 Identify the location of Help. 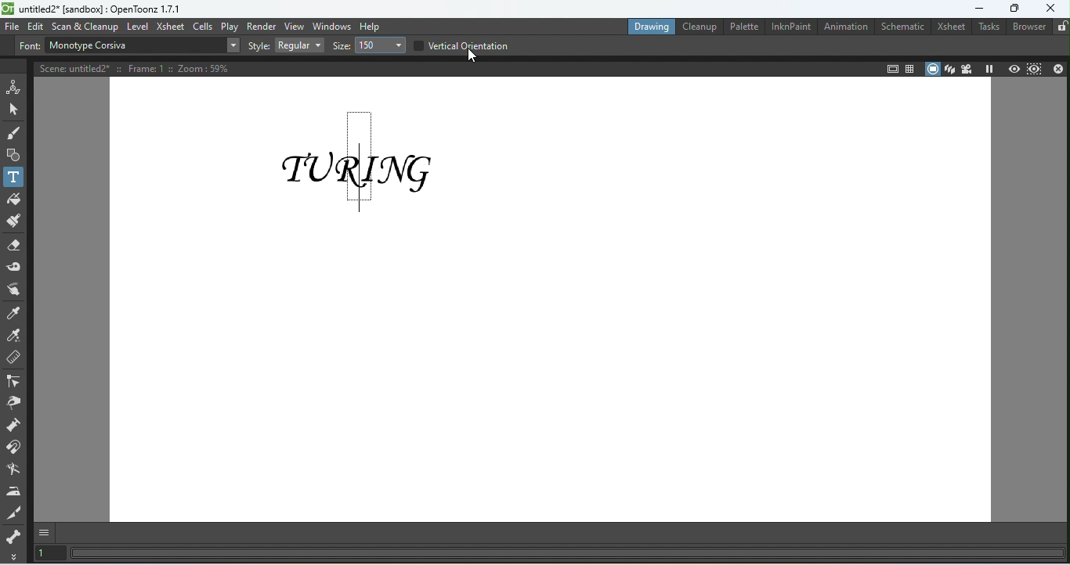
(372, 25).